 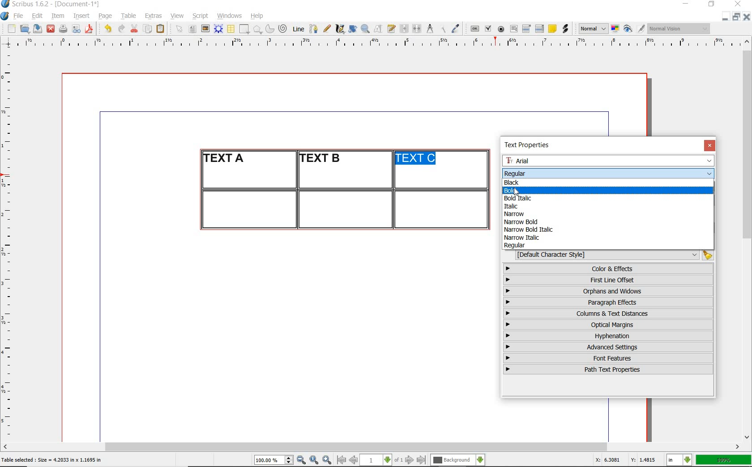 I want to click on view, so click(x=177, y=16).